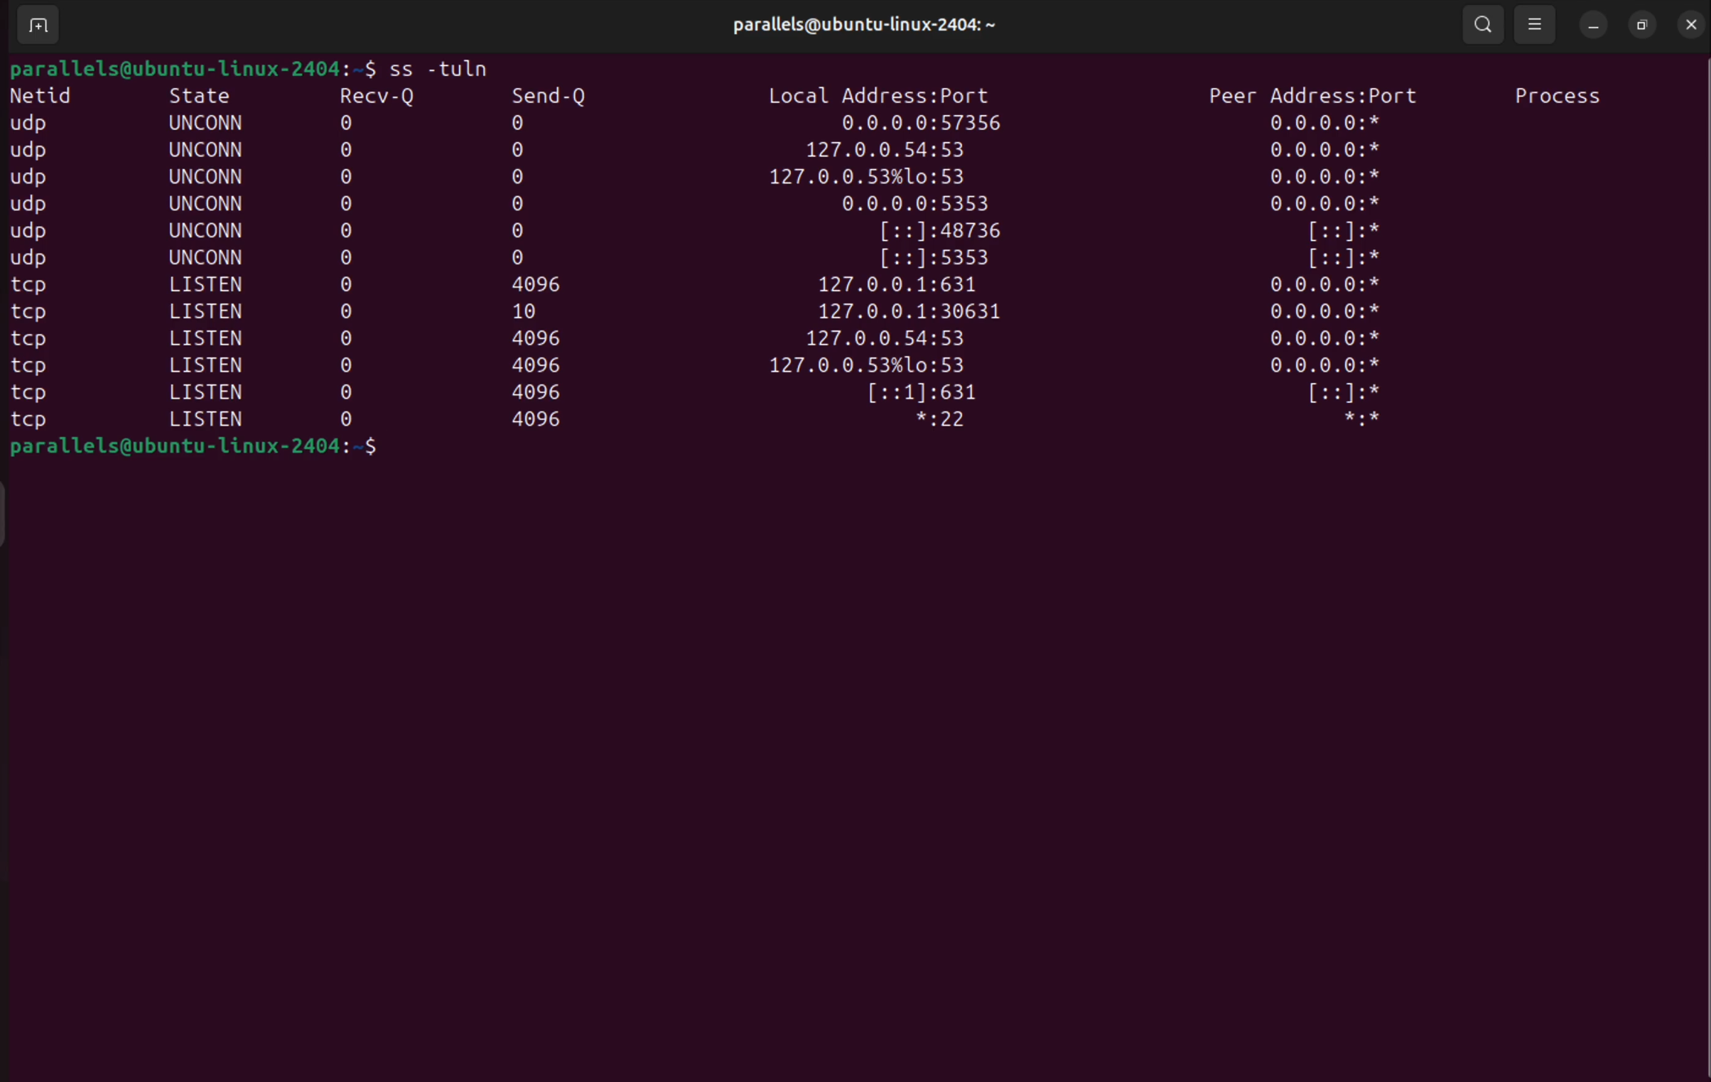  Describe the element at coordinates (350, 312) in the screenshot. I see `0` at that location.